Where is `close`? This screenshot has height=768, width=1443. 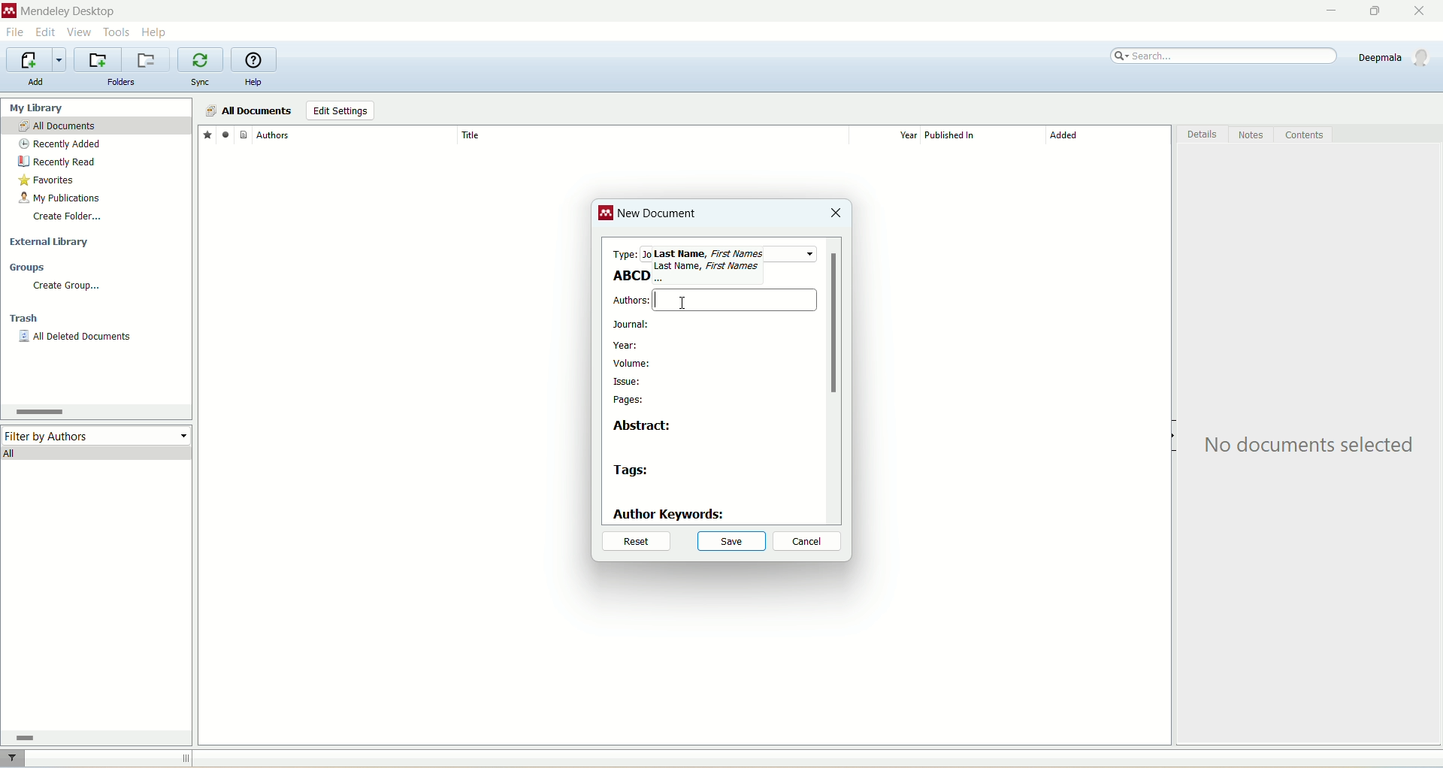 close is located at coordinates (1426, 11).